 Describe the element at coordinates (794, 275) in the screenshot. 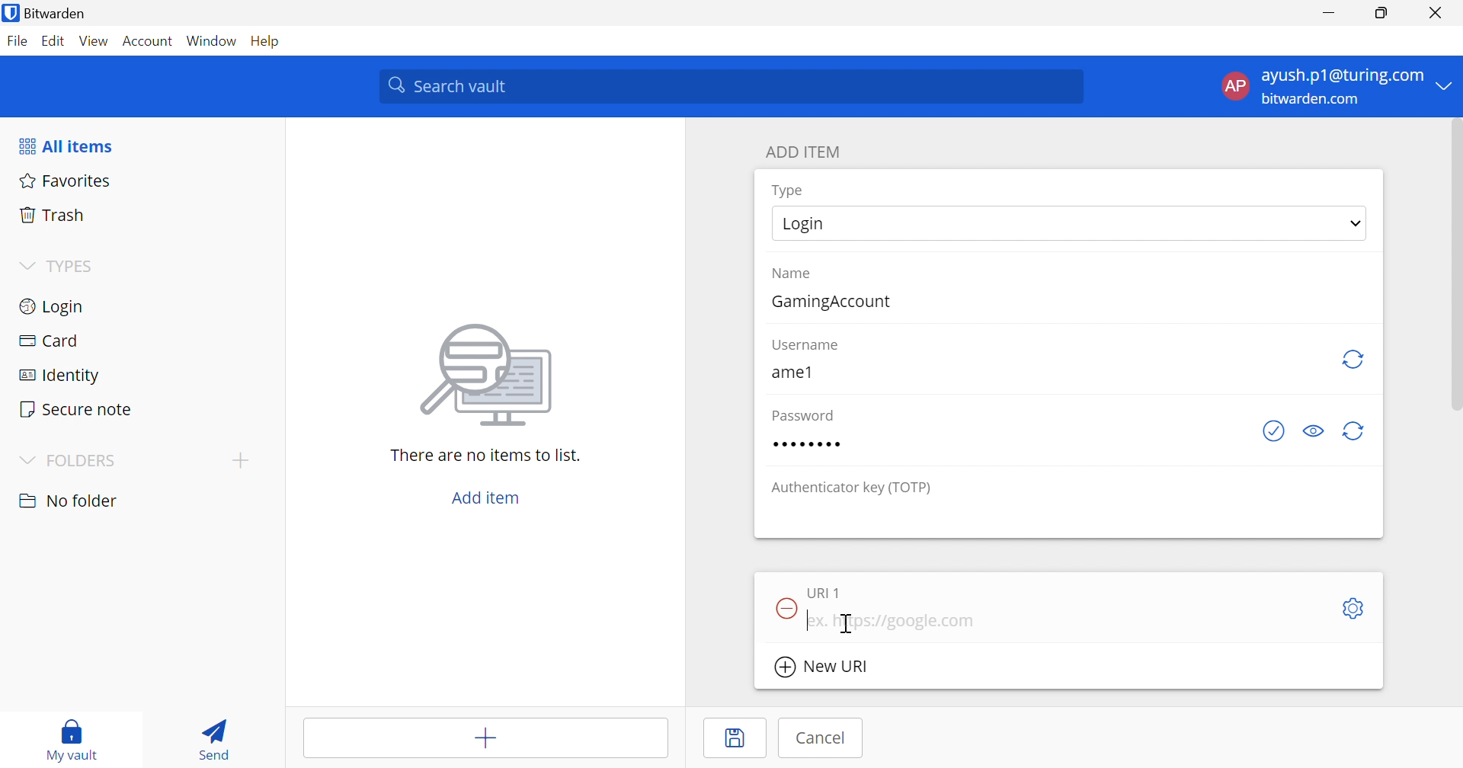

I see `Name` at that location.